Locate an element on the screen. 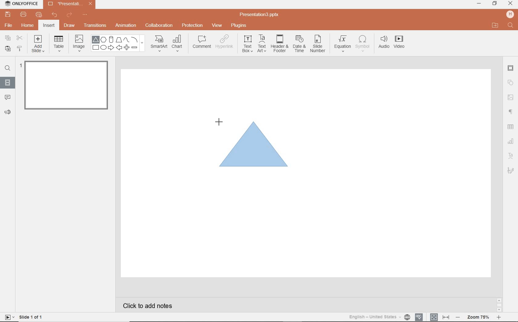 This screenshot has height=322, width=518. mouse pointer is located at coordinates (218, 121).